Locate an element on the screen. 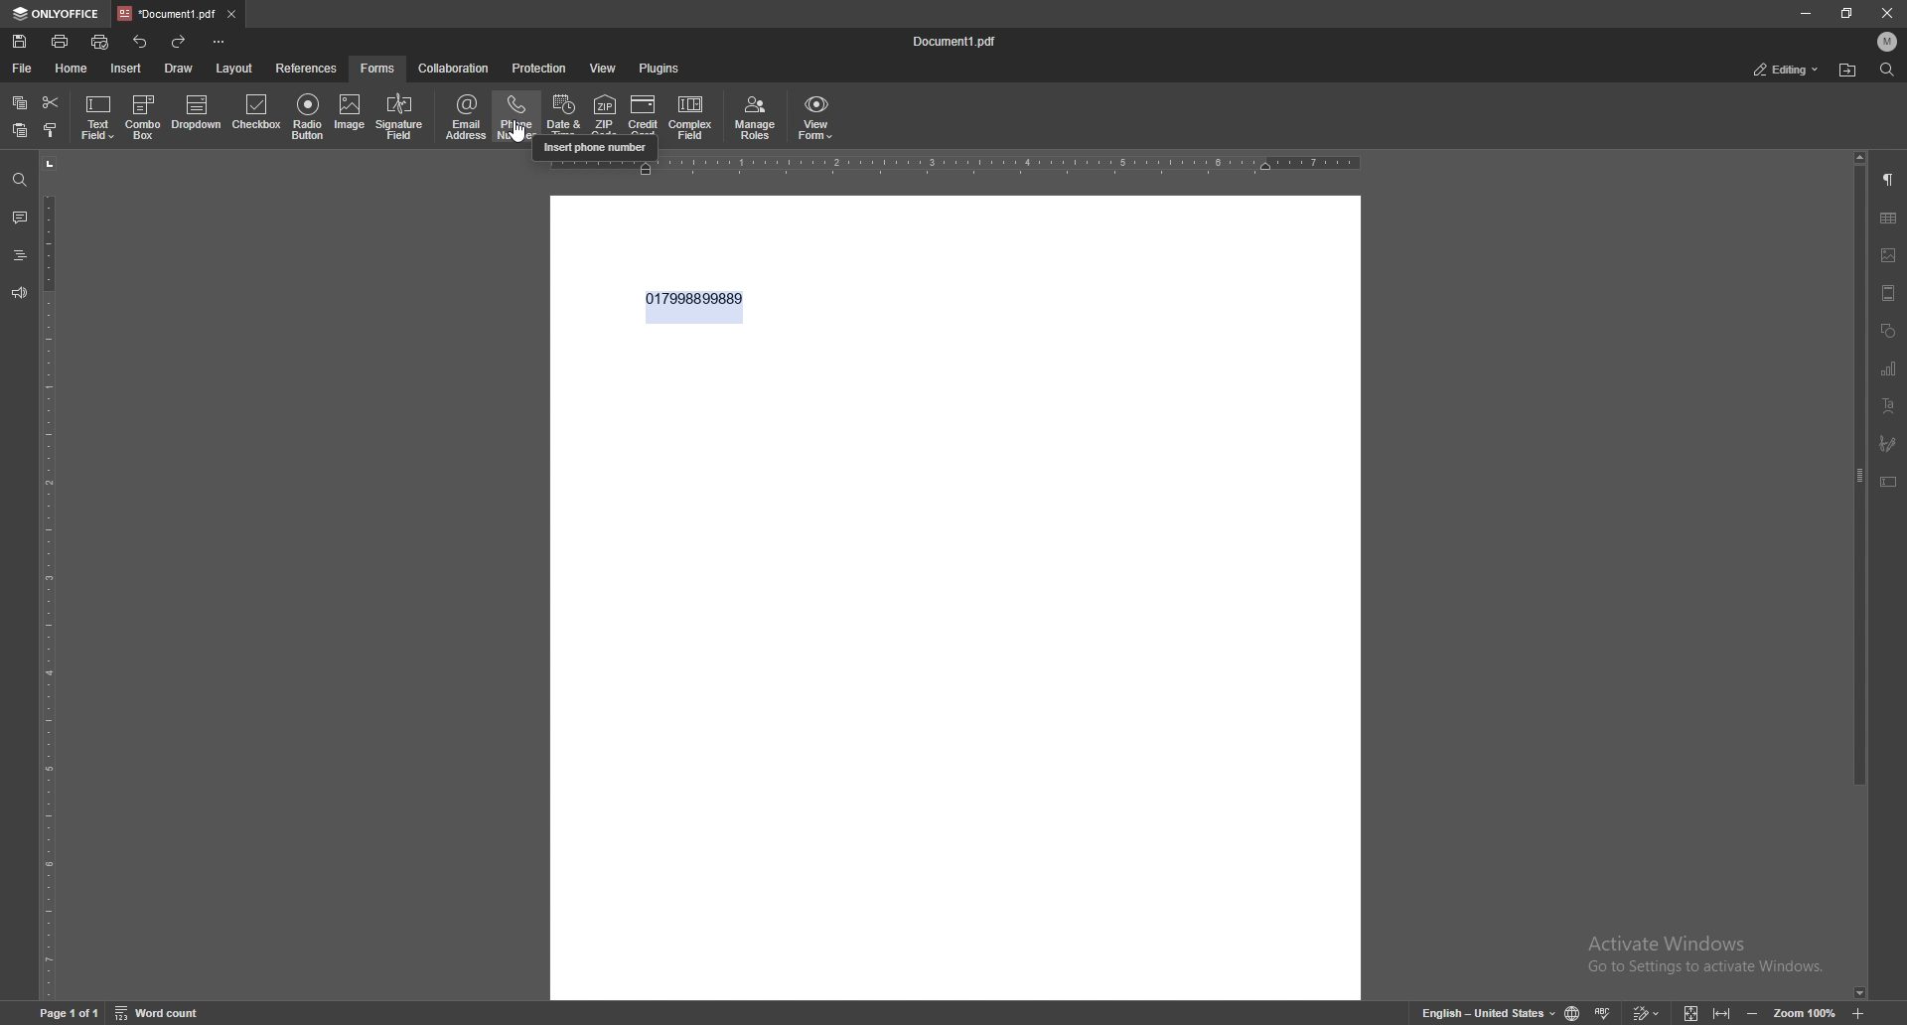  save is located at coordinates (20, 43).